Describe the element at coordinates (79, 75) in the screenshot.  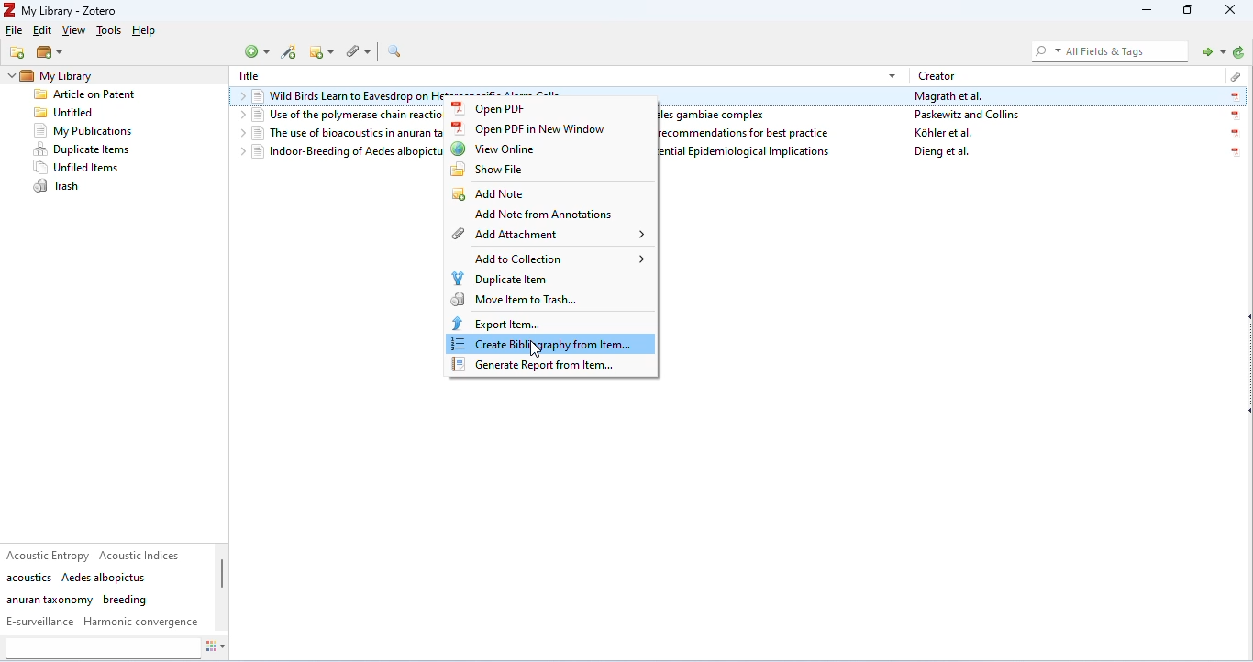
I see `my library` at that location.